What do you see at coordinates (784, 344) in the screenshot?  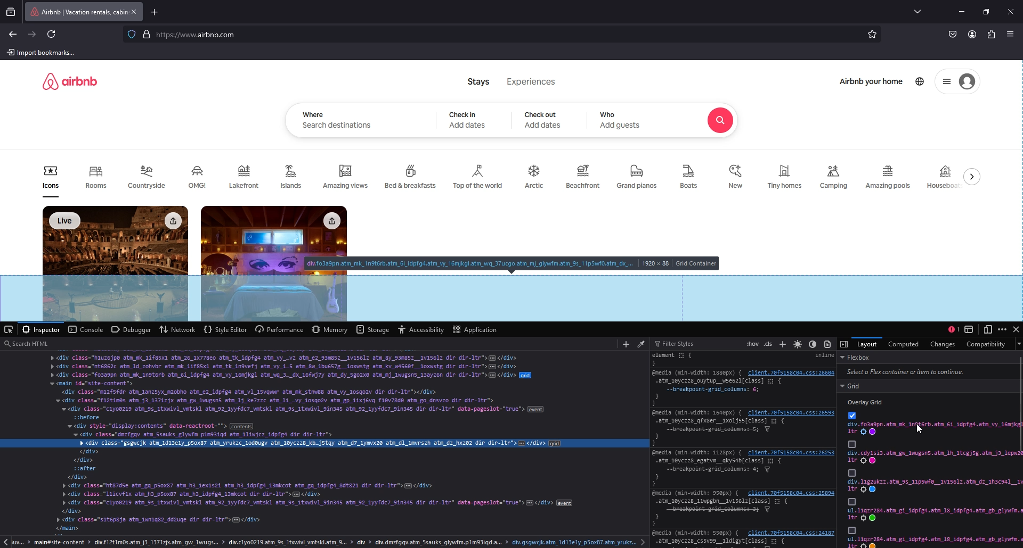 I see `add new rule` at bounding box center [784, 344].